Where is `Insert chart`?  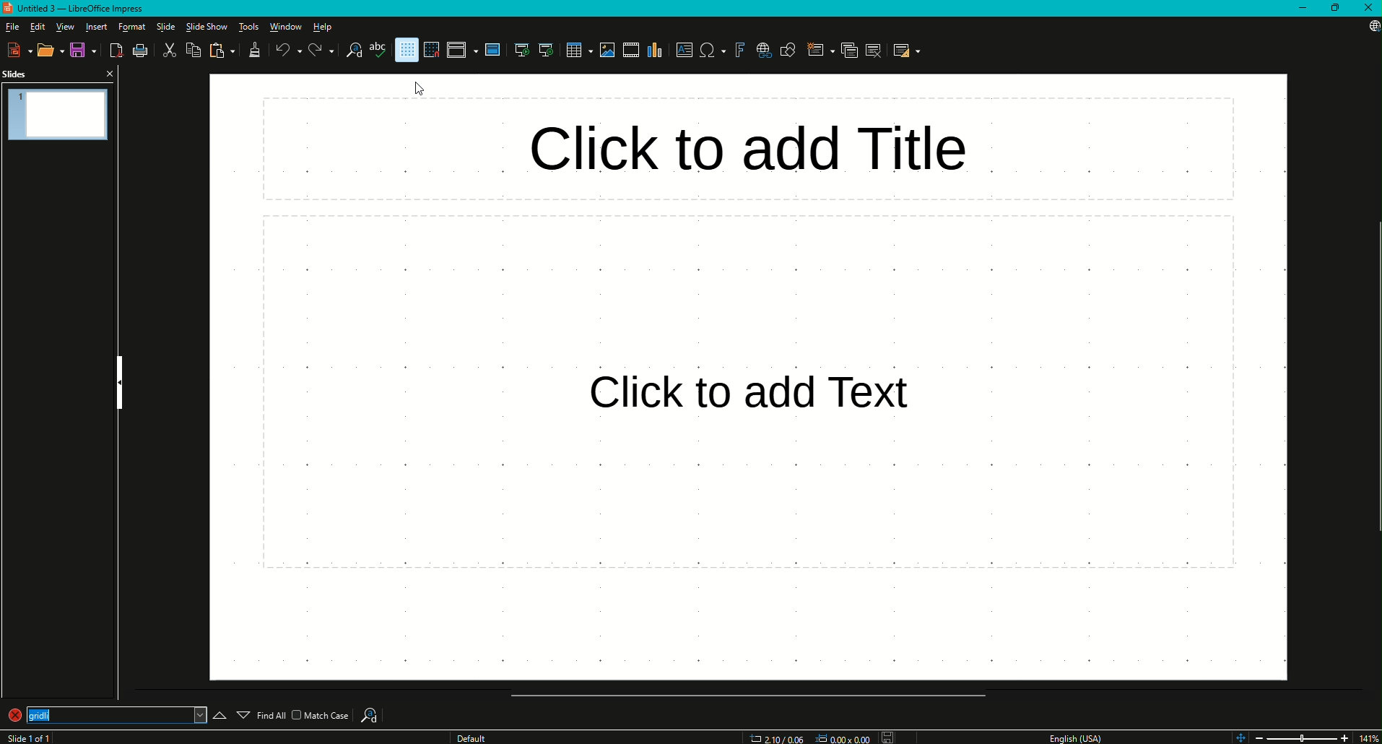 Insert chart is located at coordinates (654, 51).